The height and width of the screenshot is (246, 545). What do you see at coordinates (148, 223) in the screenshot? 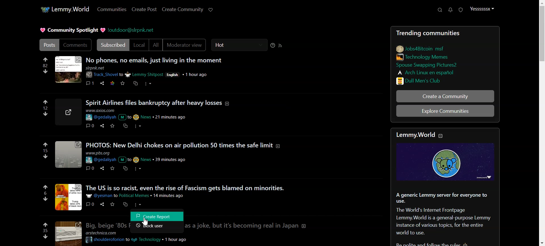
I see `Cursor` at bounding box center [148, 223].